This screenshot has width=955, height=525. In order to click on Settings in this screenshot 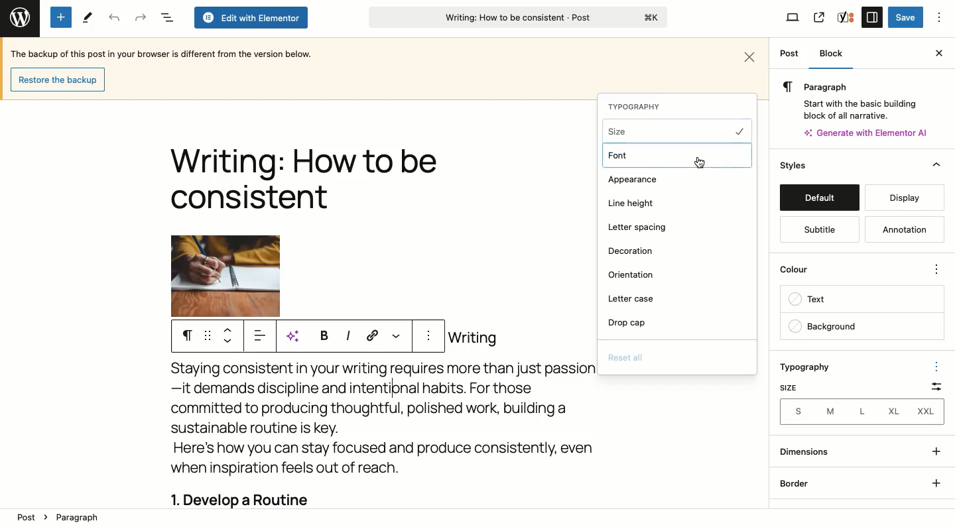, I will do `click(871, 17)`.